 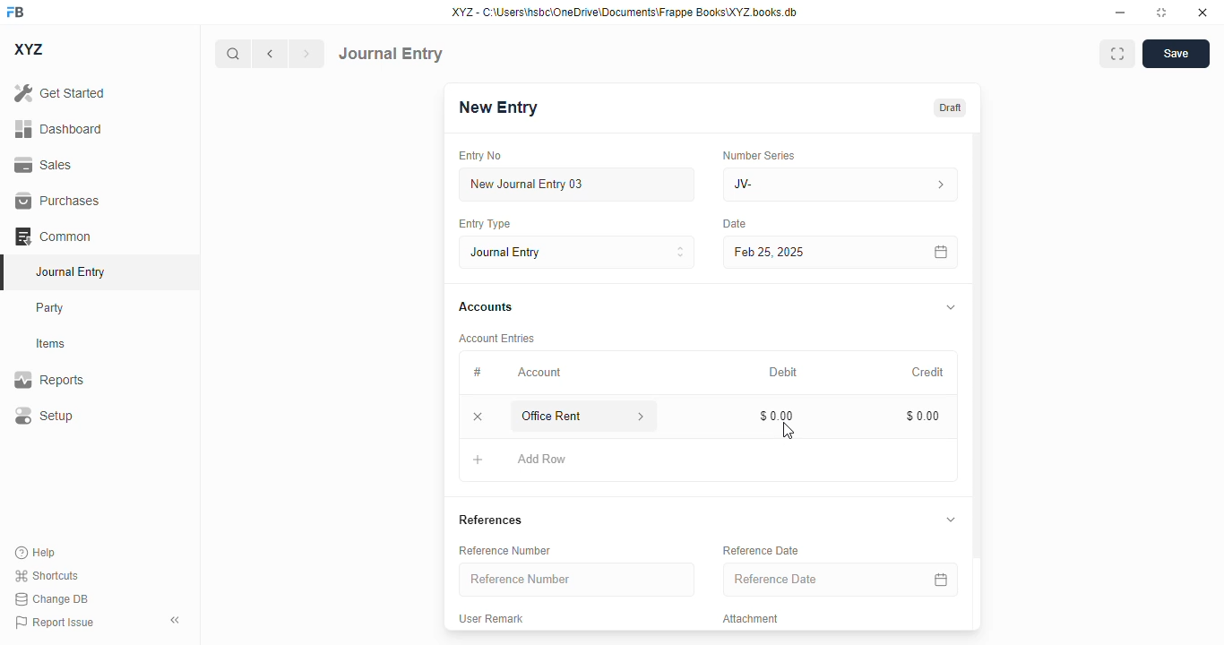 I want to click on search, so click(x=232, y=54).